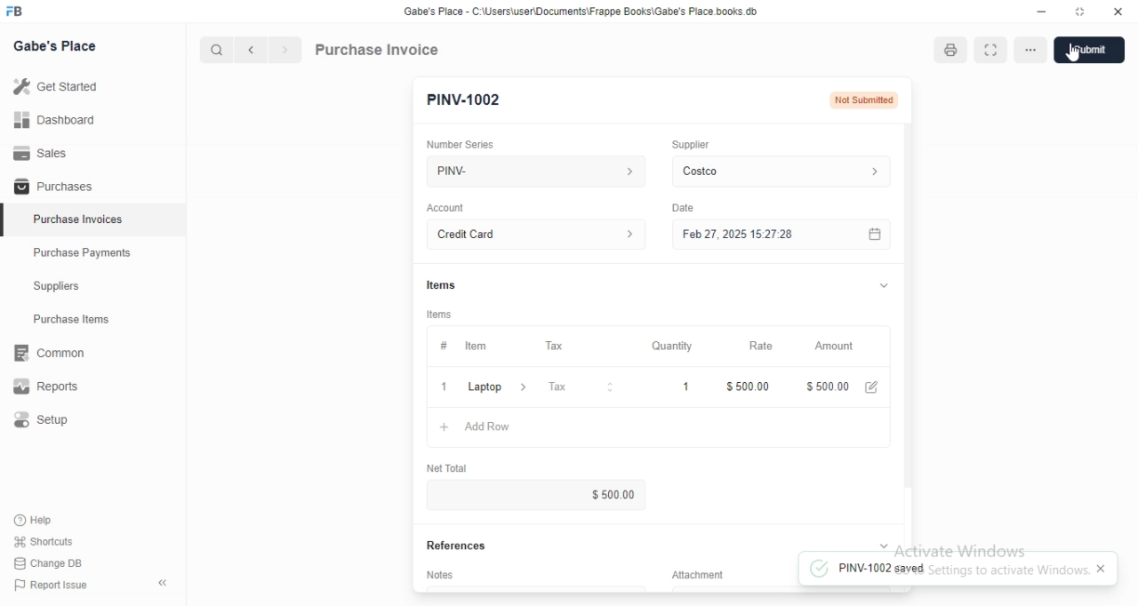 The height and width of the screenshot is (606, 1138). Describe the element at coordinates (484, 347) in the screenshot. I see `# Item` at that location.